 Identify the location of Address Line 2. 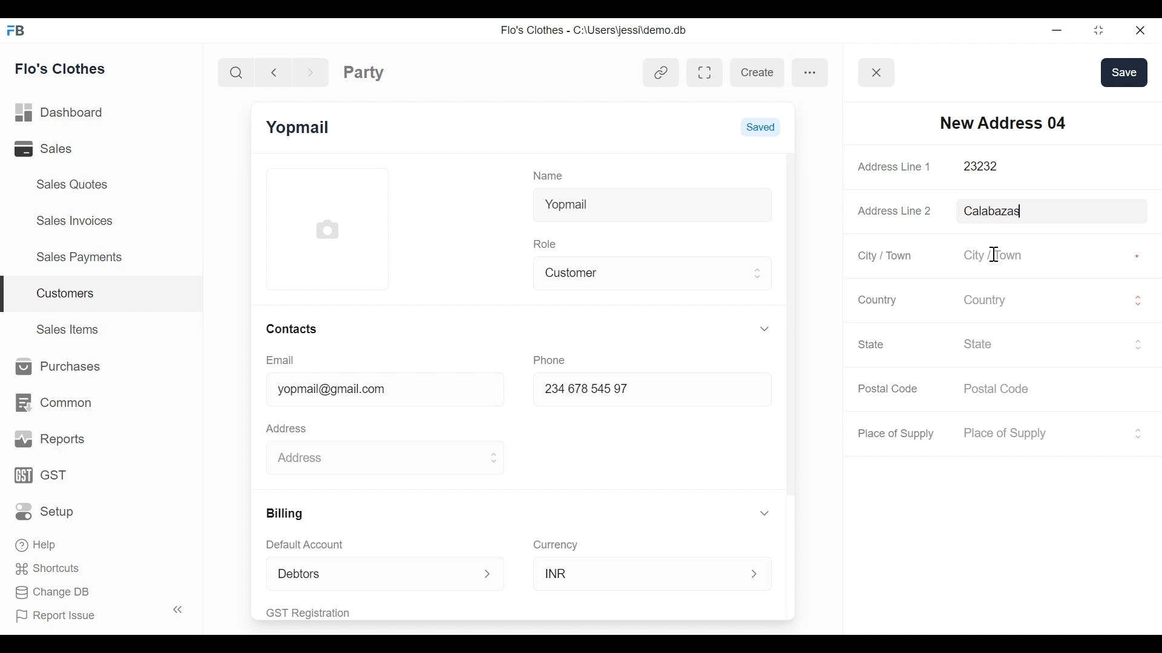
(895, 207).